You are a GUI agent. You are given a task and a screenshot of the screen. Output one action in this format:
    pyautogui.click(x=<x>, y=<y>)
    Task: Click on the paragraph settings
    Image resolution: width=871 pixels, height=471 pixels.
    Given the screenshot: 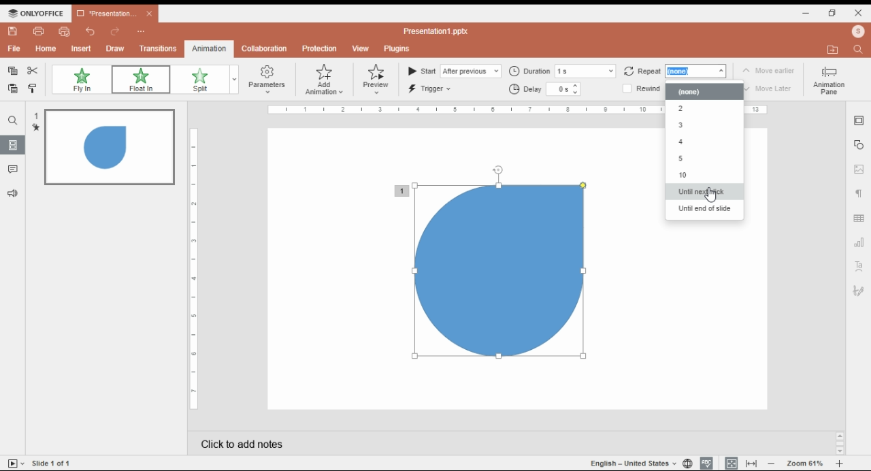 What is the action you would take?
    pyautogui.click(x=859, y=193)
    